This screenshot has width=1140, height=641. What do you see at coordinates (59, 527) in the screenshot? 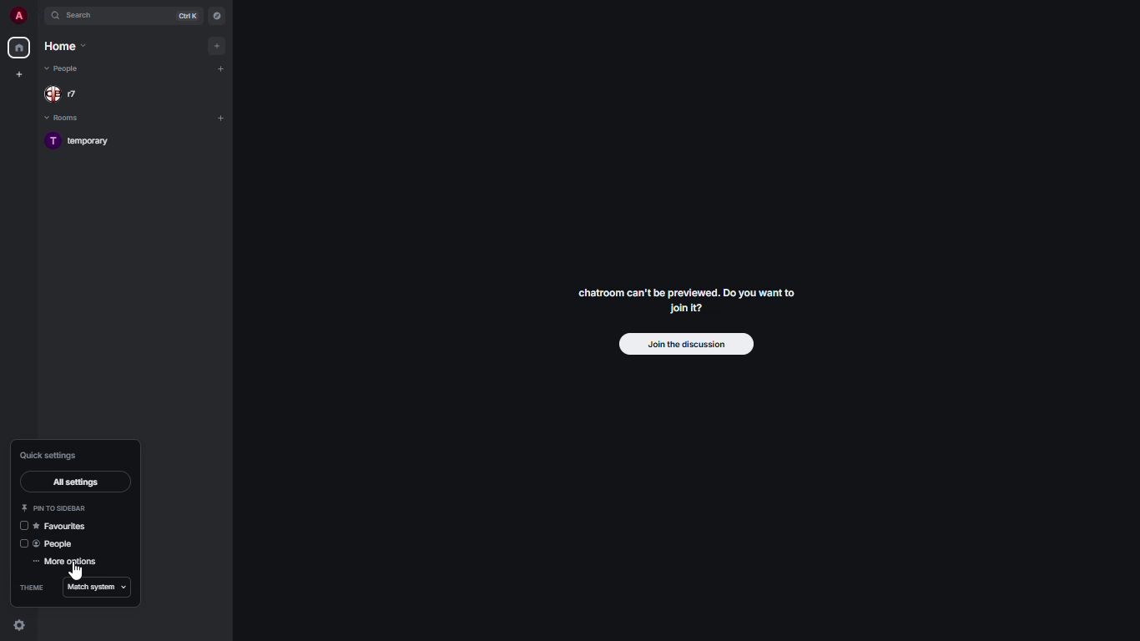
I see `favorites` at bounding box center [59, 527].